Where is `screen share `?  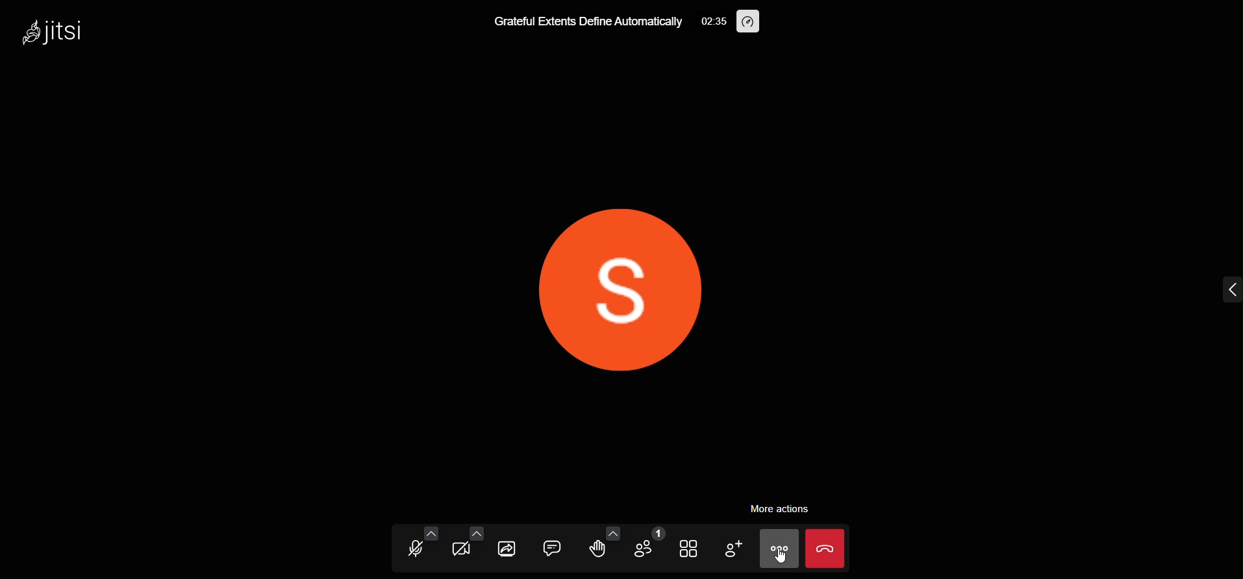
screen share  is located at coordinates (509, 547).